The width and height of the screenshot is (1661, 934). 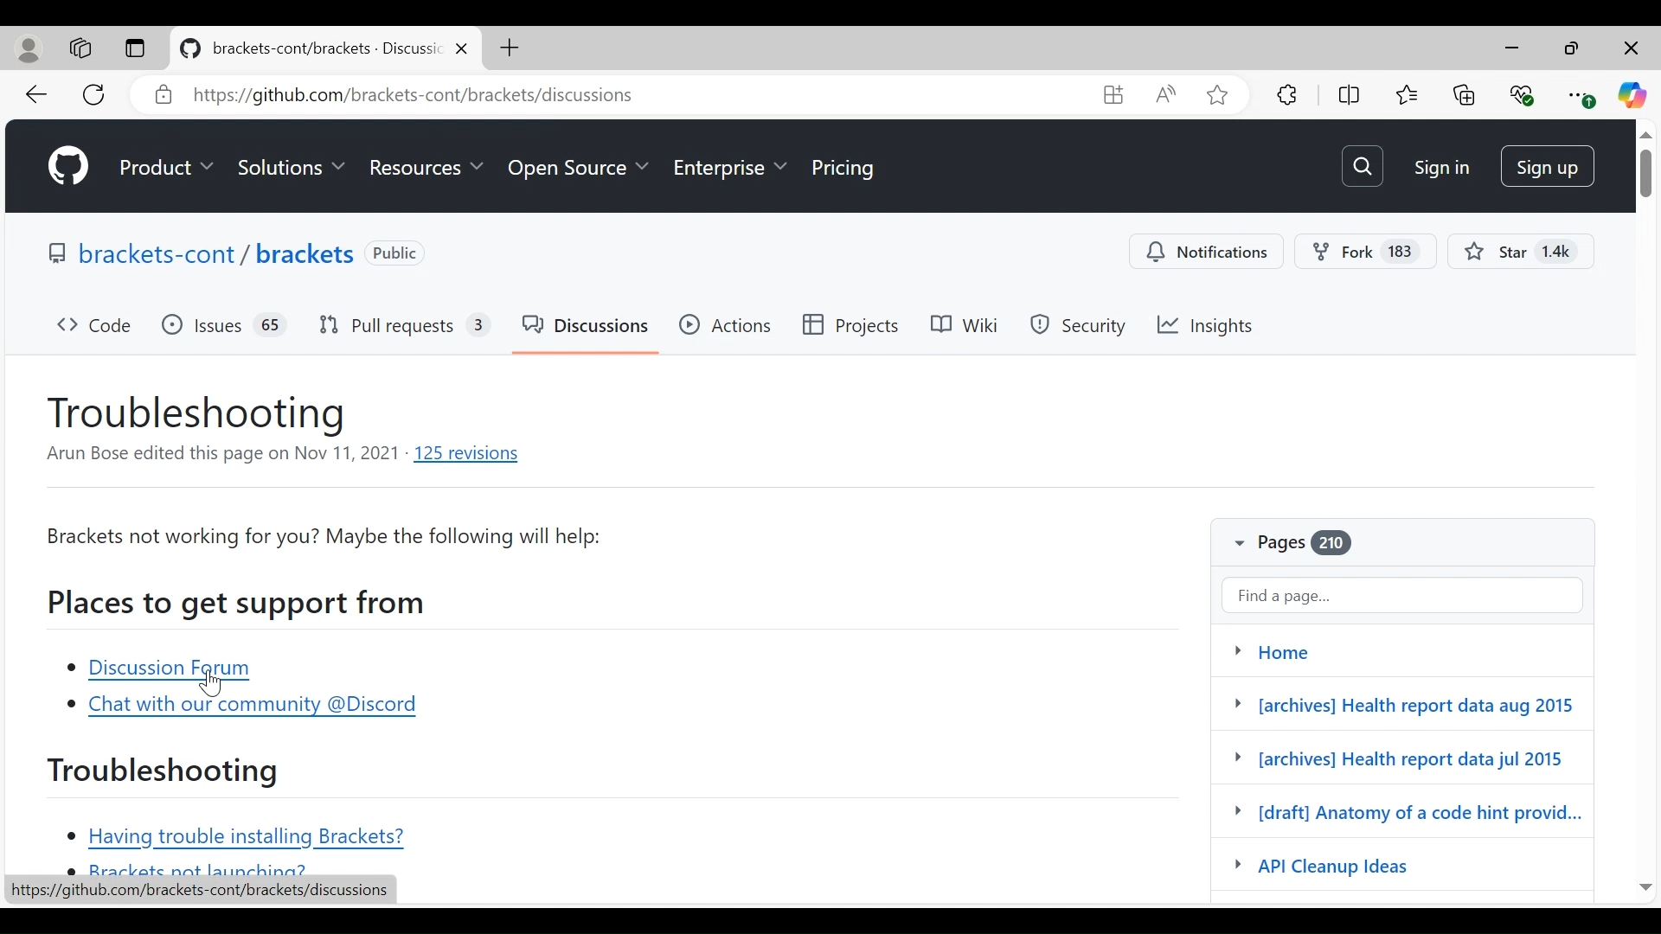 I want to click on Pricing, so click(x=845, y=170).